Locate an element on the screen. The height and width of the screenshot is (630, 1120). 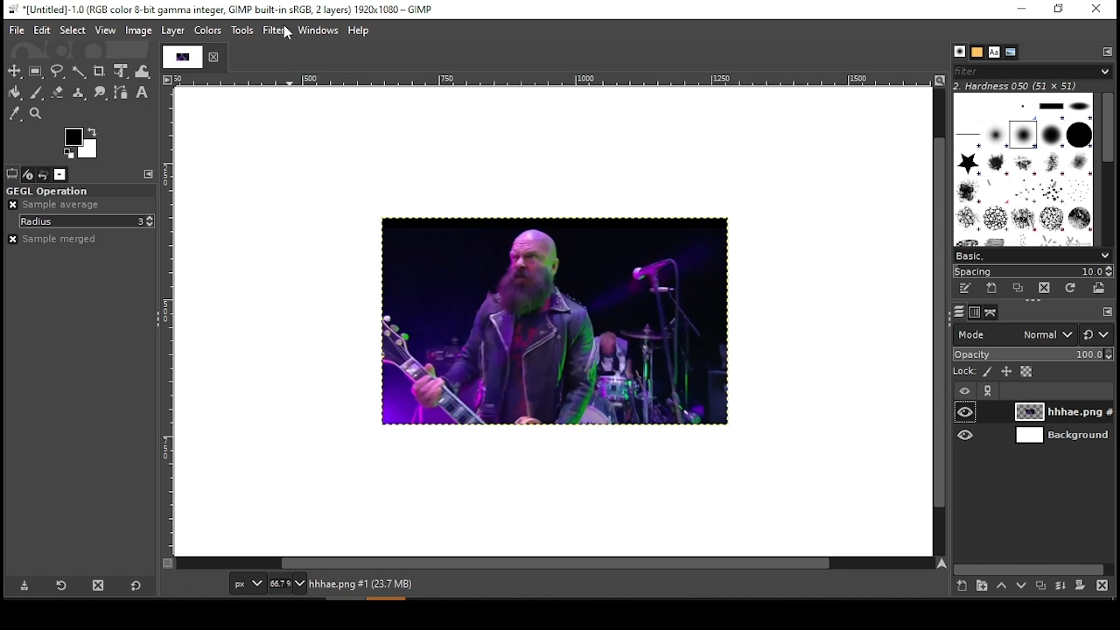
scroll bar is located at coordinates (1106, 169).